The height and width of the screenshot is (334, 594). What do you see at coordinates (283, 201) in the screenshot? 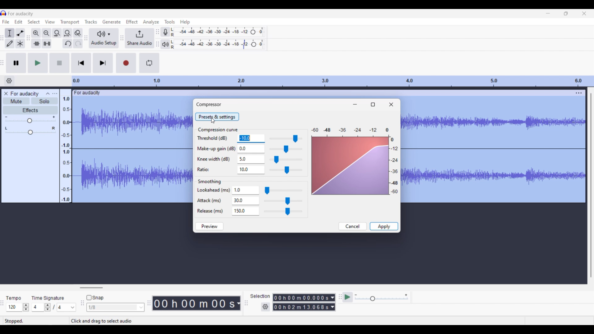
I see `Attack slider` at bounding box center [283, 201].